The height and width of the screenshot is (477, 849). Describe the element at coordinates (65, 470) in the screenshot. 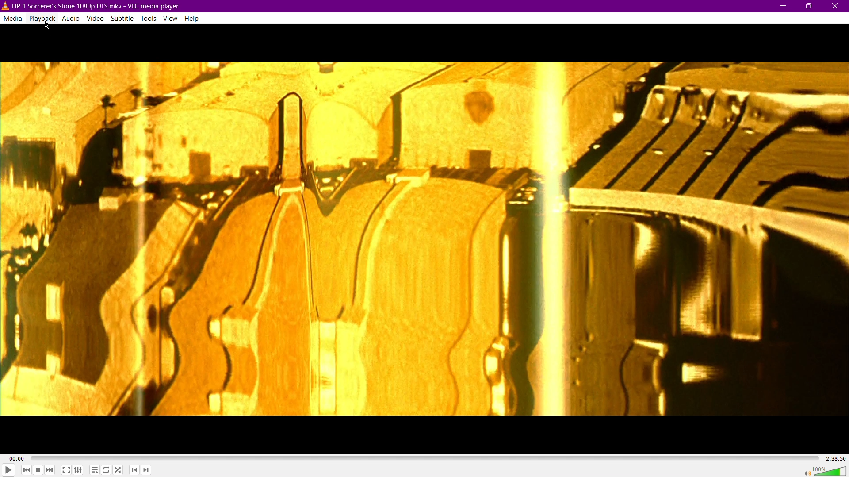

I see `Fullscreen` at that location.